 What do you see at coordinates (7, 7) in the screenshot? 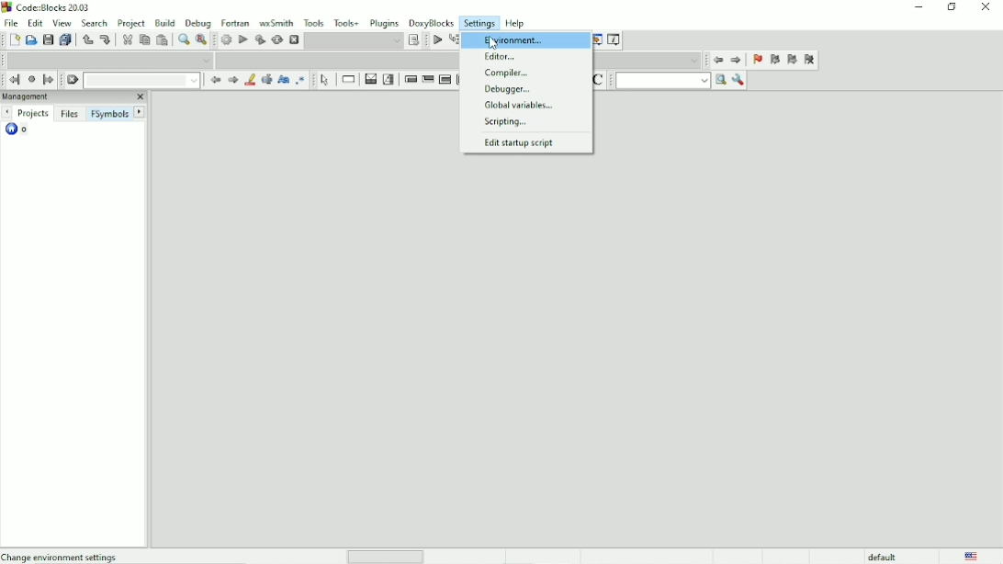
I see `logo` at bounding box center [7, 7].